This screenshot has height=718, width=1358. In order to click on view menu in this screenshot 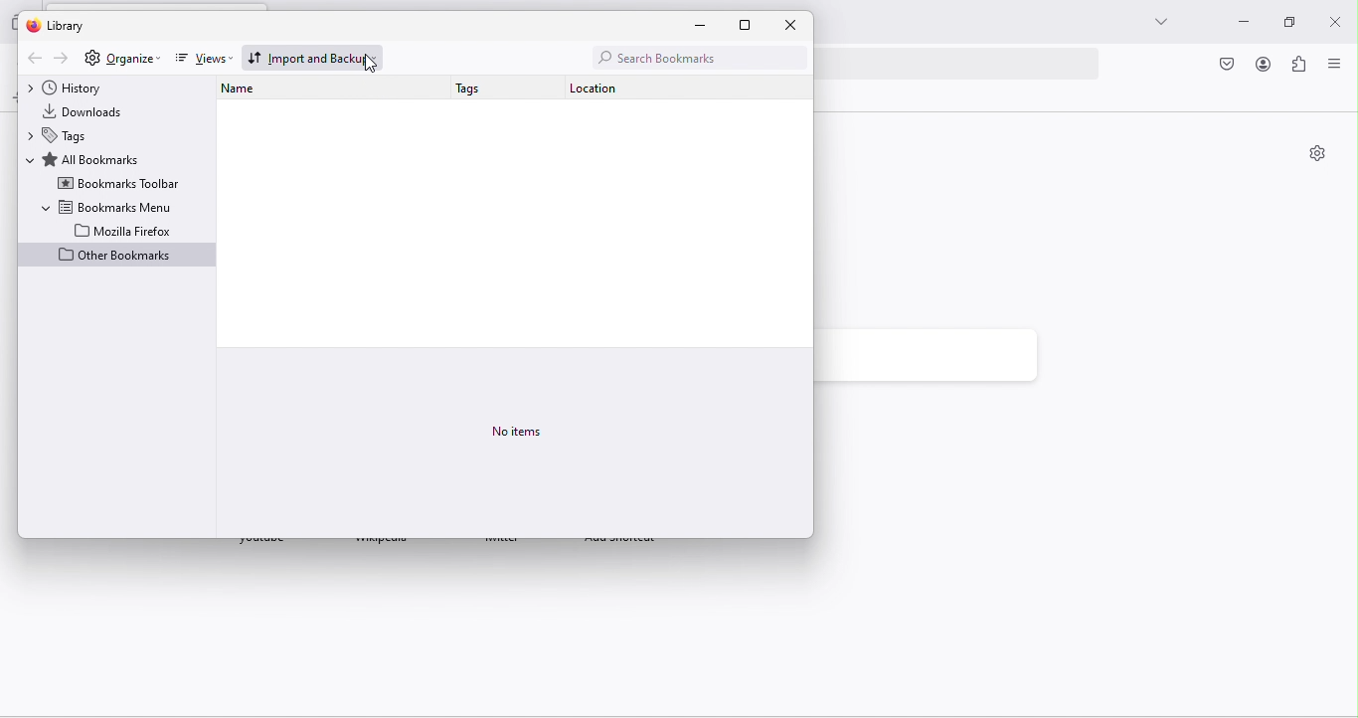, I will do `click(1333, 65)`.